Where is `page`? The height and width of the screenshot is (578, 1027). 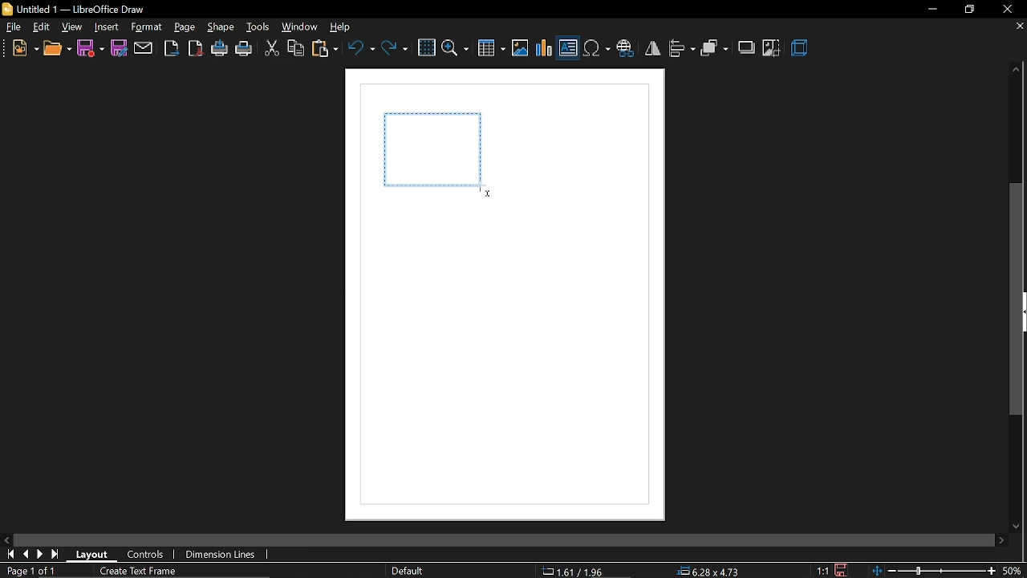 page is located at coordinates (185, 27).